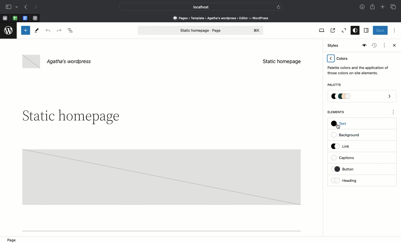  I want to click on Pinned tab, so click(26, 18).